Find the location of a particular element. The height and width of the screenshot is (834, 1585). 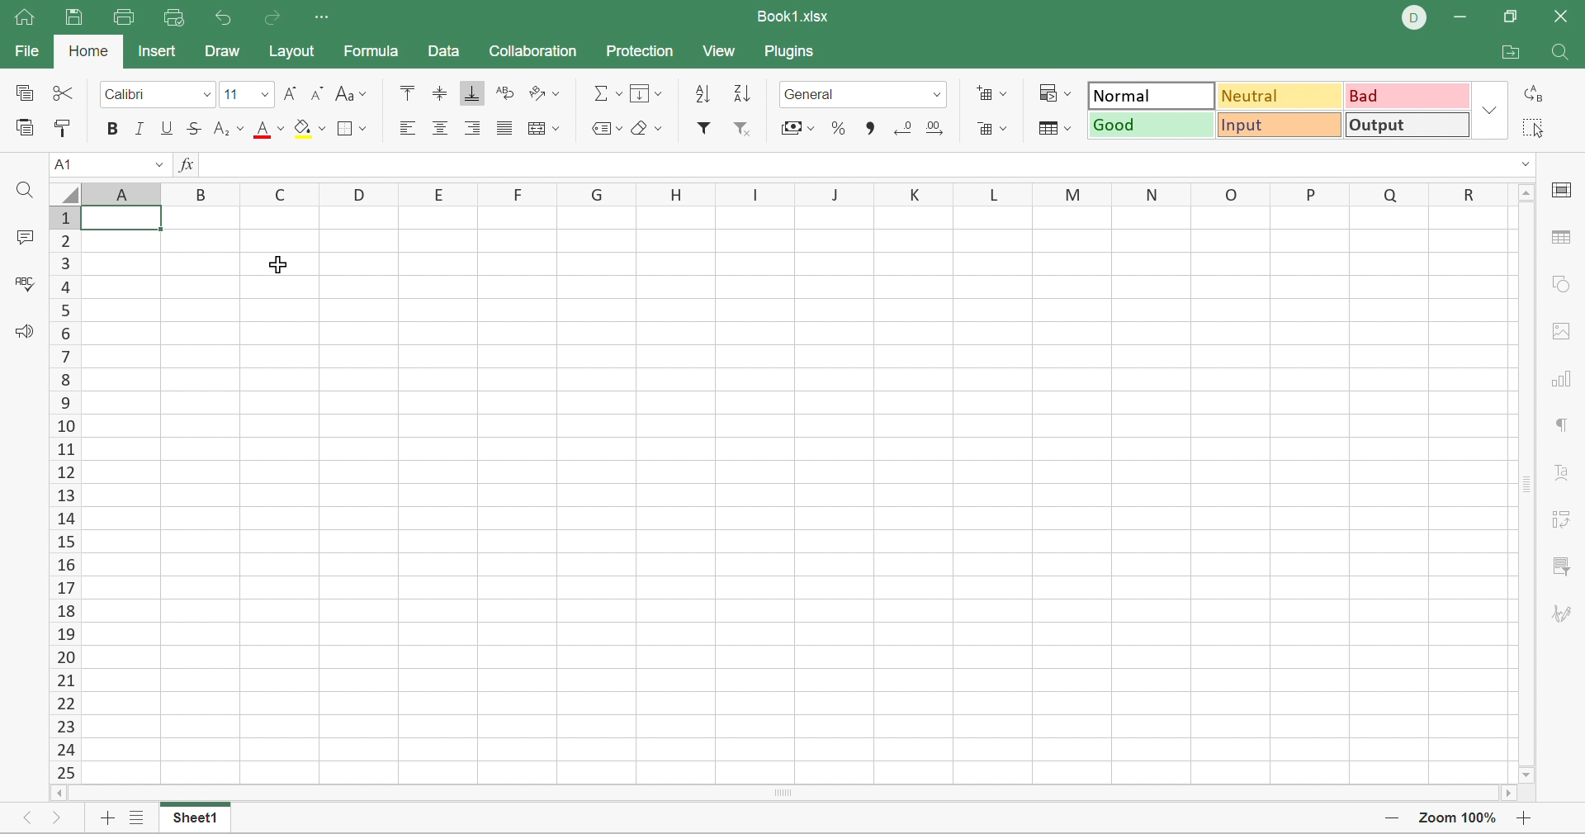

Plugins is located at coordinates (792, 57).